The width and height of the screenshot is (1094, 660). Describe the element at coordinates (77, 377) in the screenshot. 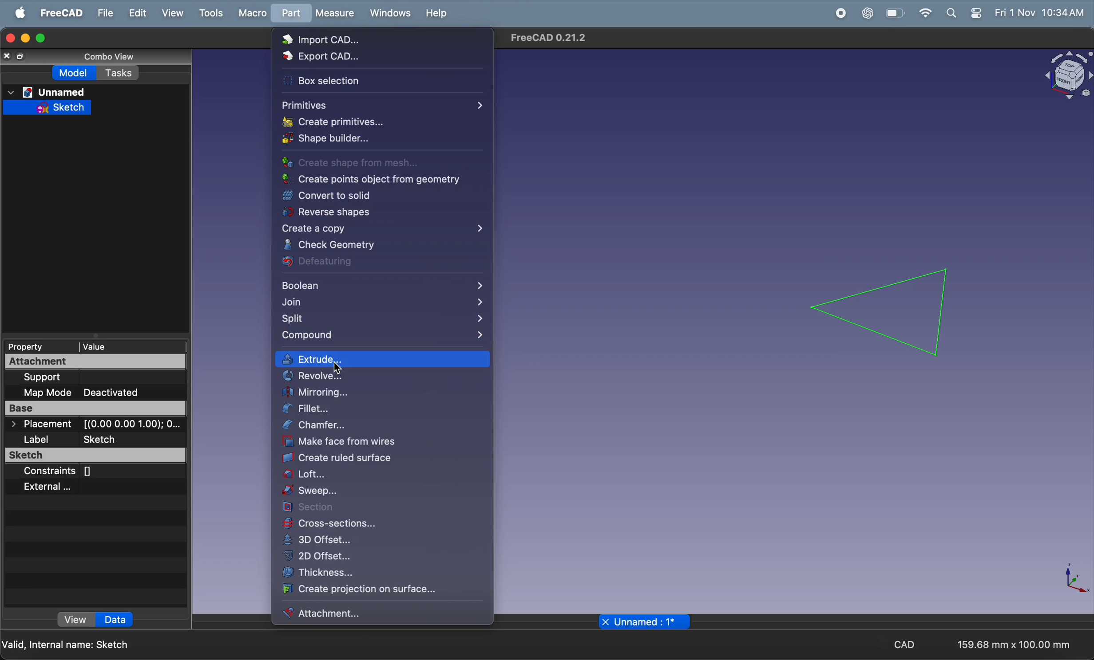

I see `support` at that location.